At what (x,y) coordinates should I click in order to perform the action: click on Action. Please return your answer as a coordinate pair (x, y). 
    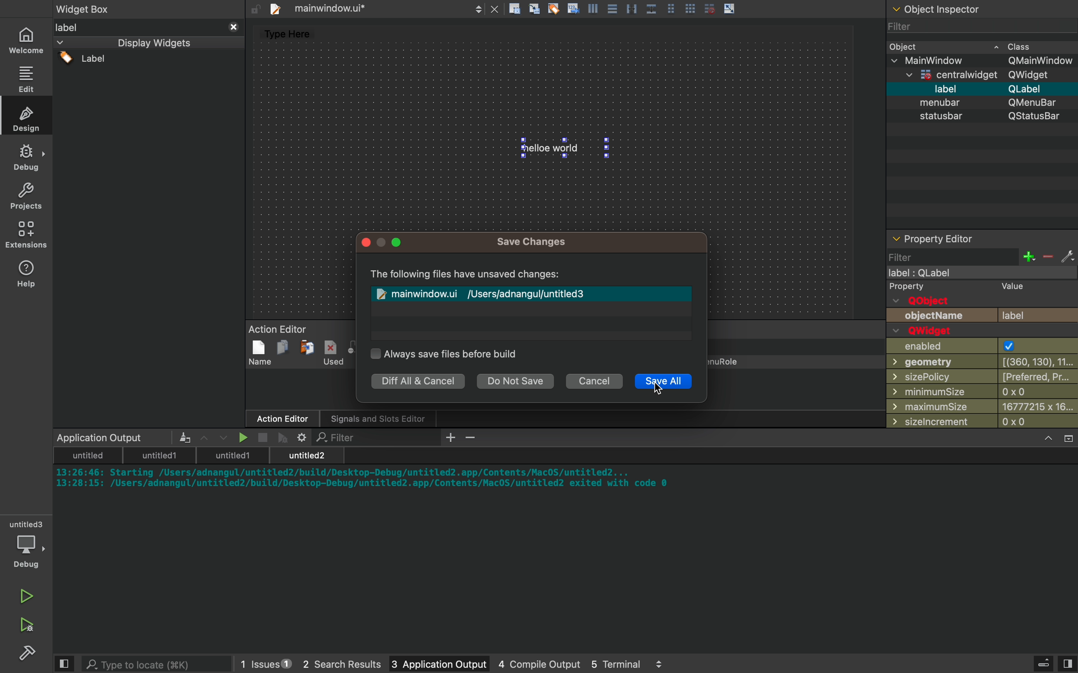
    Looking at the image, I should click on (301, 344).